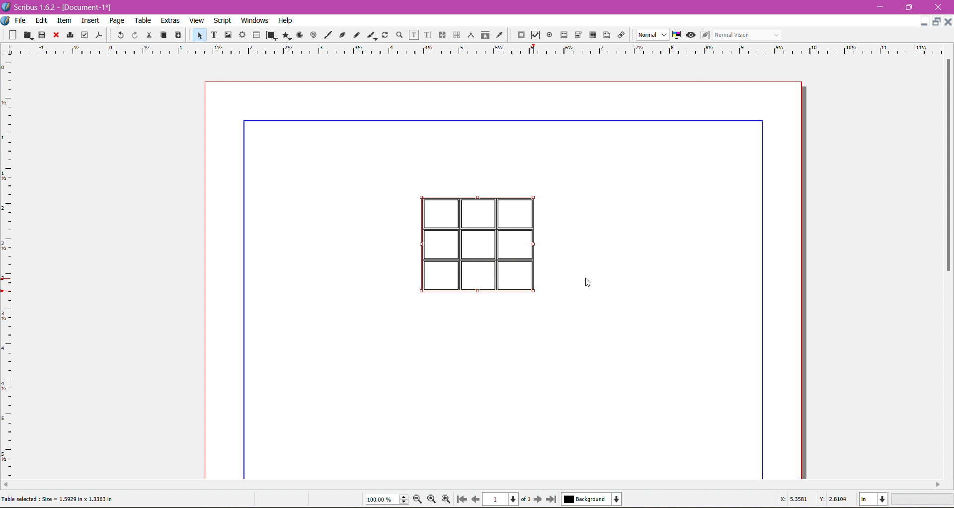 Image resolution: width=954 pixels, height=508 pixels. I want to click on Windows, so click(253, 20).